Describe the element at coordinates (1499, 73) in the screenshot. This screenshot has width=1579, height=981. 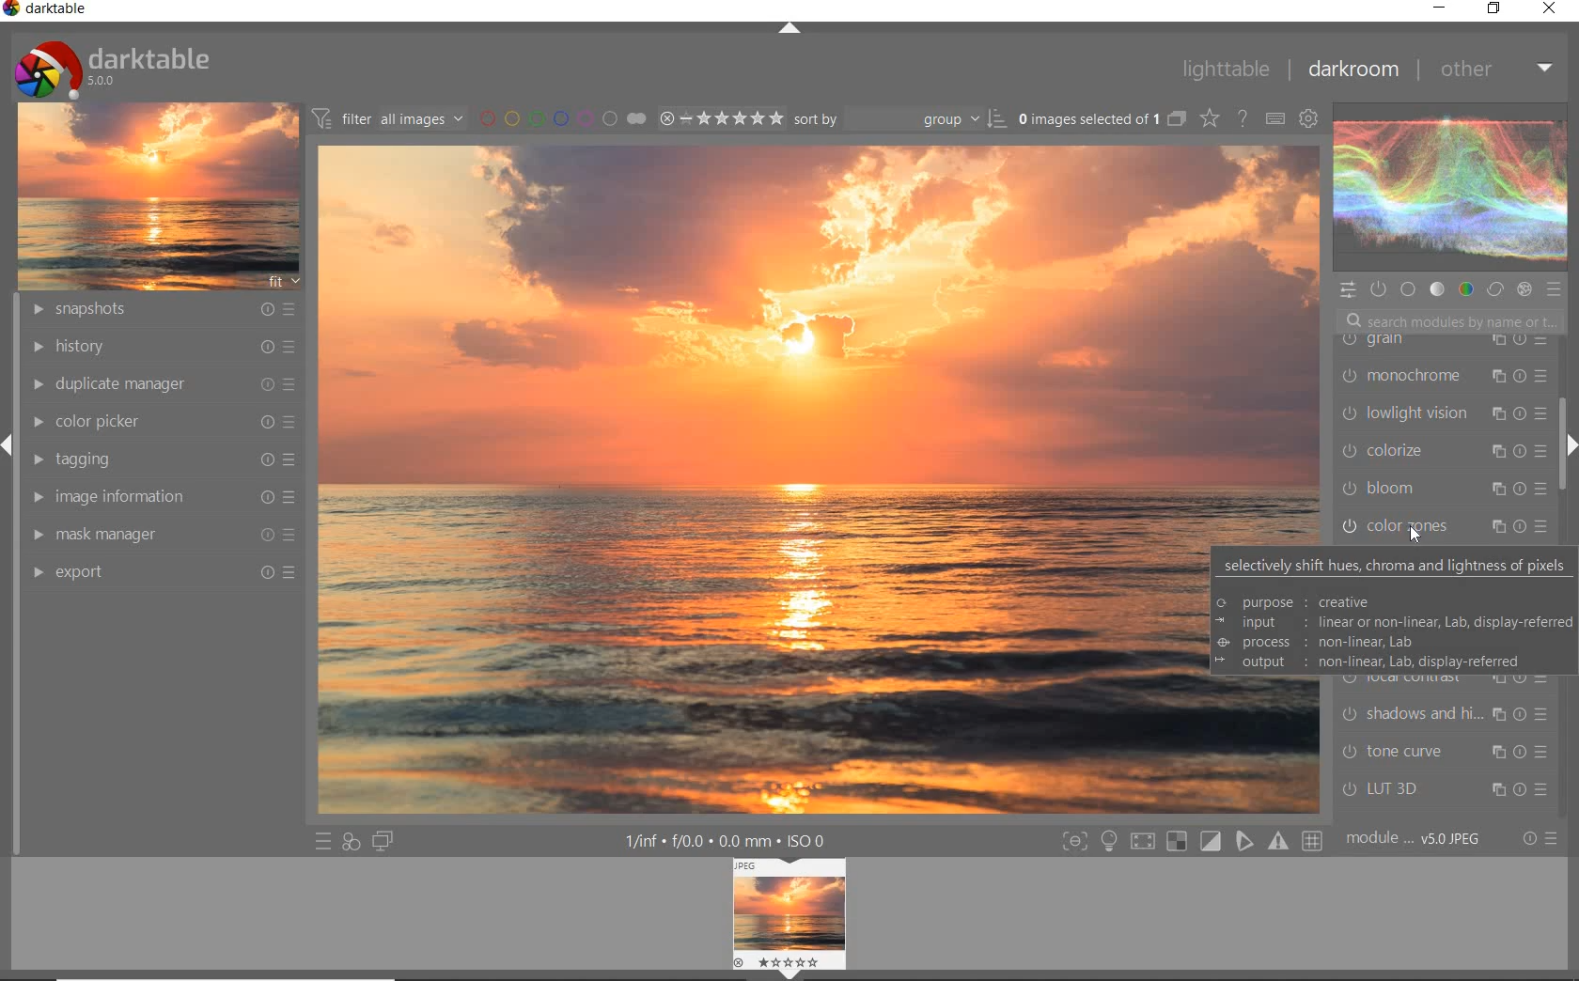
I see `other` at that location.